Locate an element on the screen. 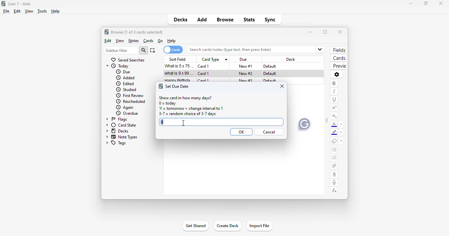 The height and width of the screenshot is (236, 449). set due date is located at coordinates (177, 86).